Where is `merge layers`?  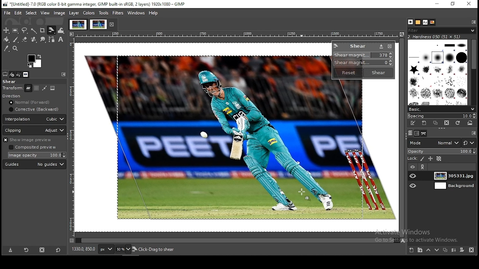
merge layers is located at coordinates (453, 250).